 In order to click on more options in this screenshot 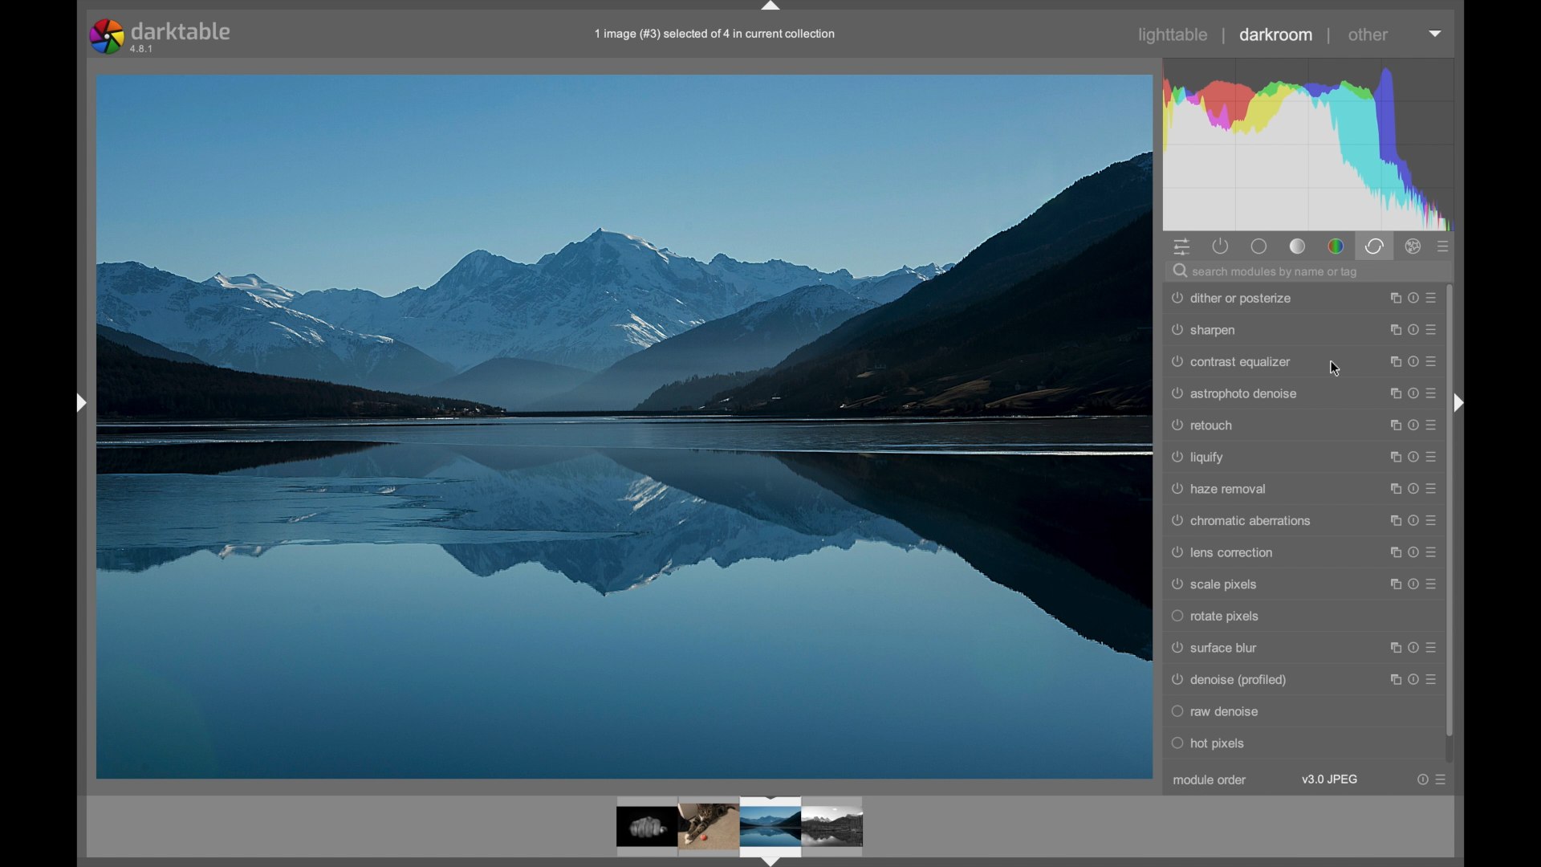, I will do `click(1411, 393)`.